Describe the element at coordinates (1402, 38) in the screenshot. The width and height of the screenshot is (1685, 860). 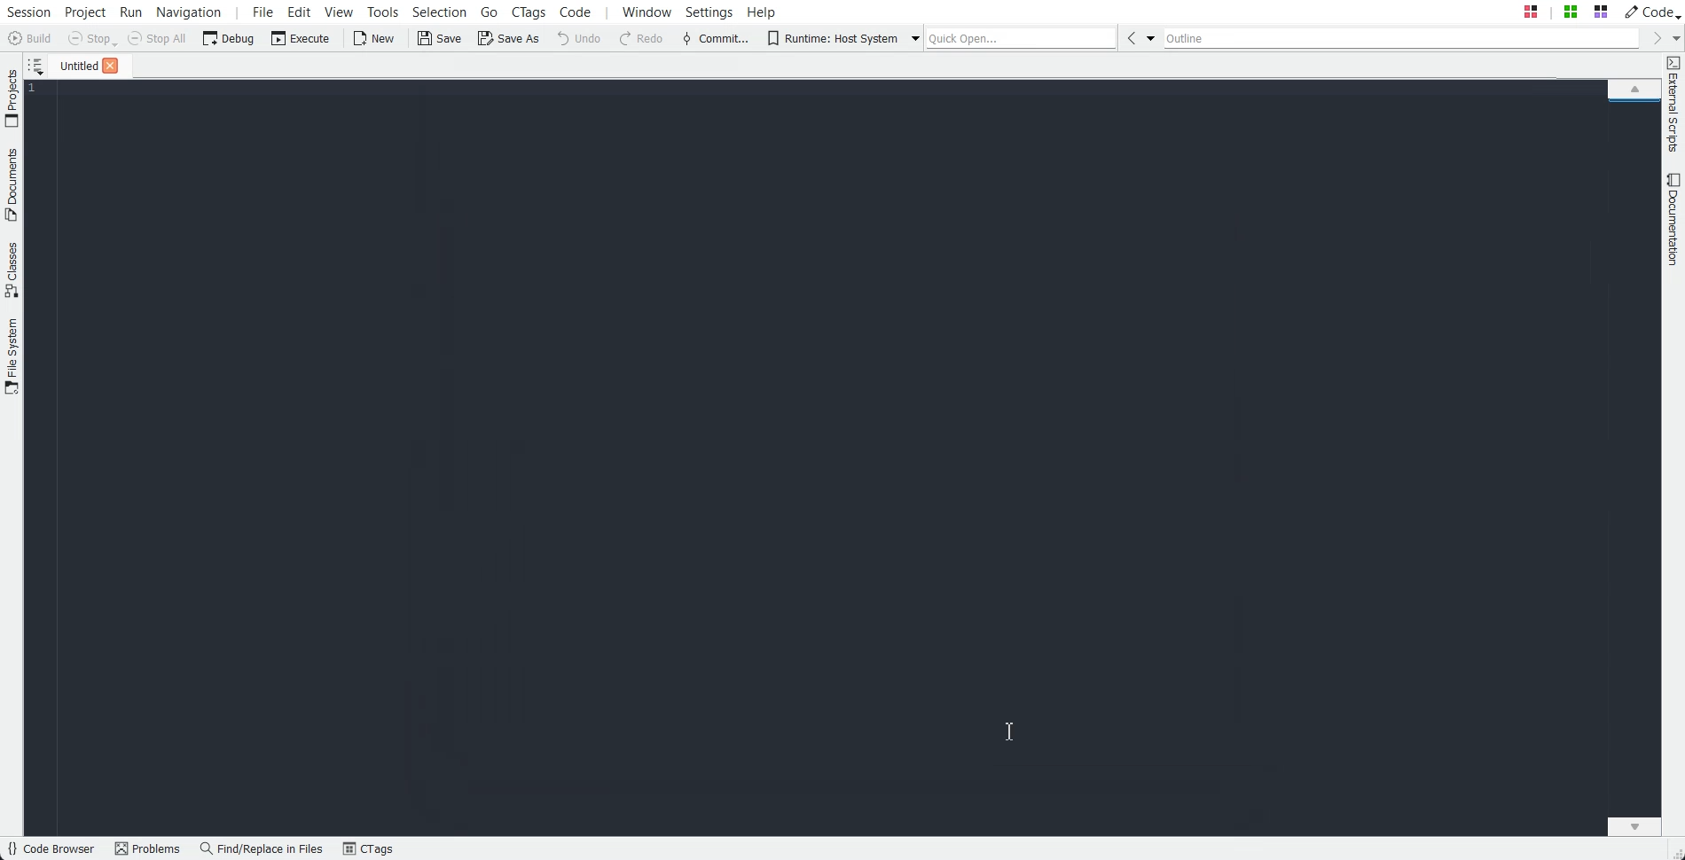
I see `Outline` at that location.